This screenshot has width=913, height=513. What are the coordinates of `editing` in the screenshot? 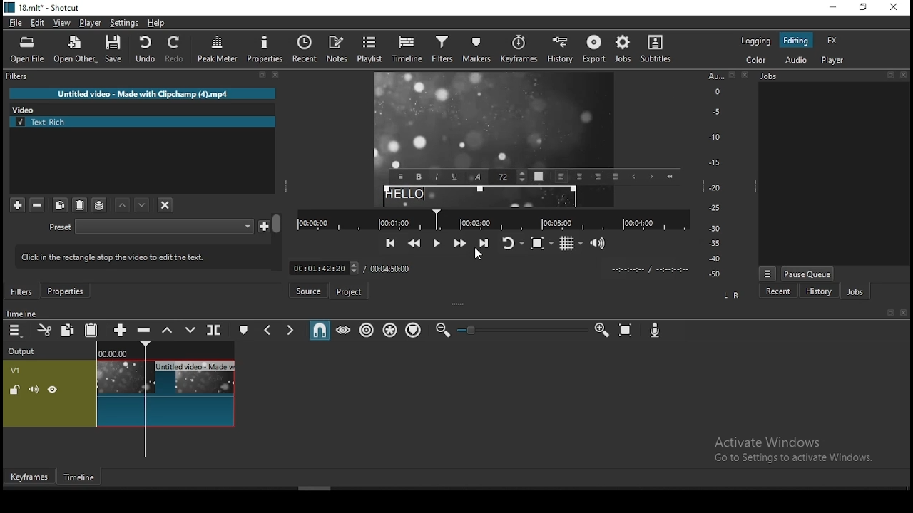 It's located at (797, 40).